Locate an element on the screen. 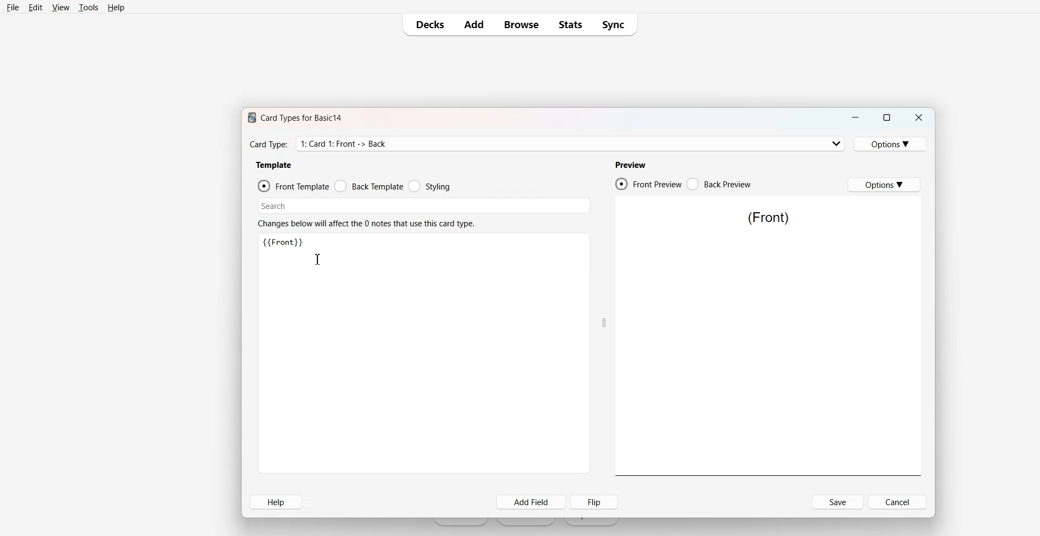 The height and width of the screenshot is (536, 1040). Text is located at coordinates (269, 145).